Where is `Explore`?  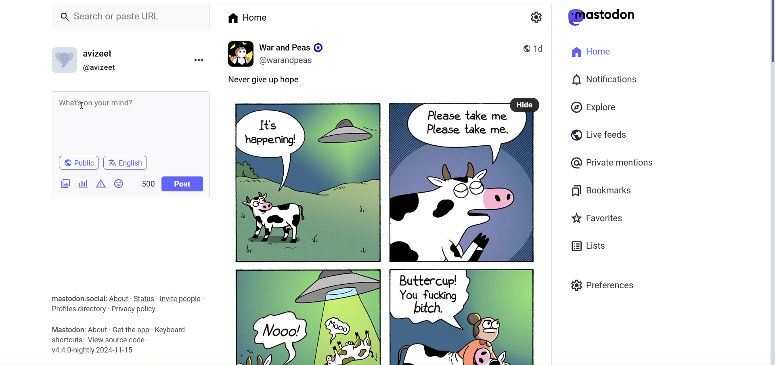
Explore is located at coordinates (593, 107).